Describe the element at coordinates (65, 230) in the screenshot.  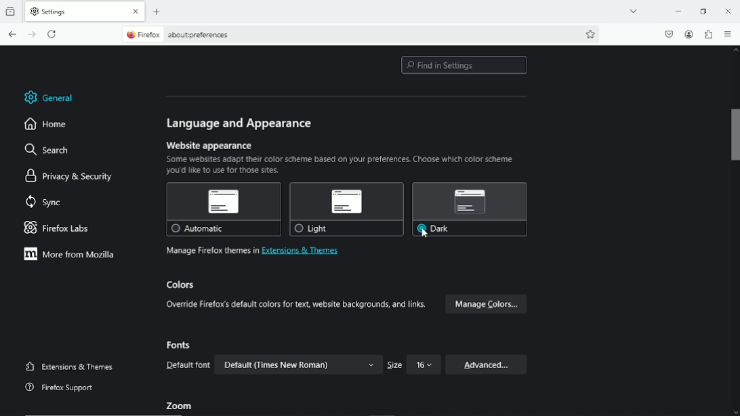
I see `Firefox labs` at that location.